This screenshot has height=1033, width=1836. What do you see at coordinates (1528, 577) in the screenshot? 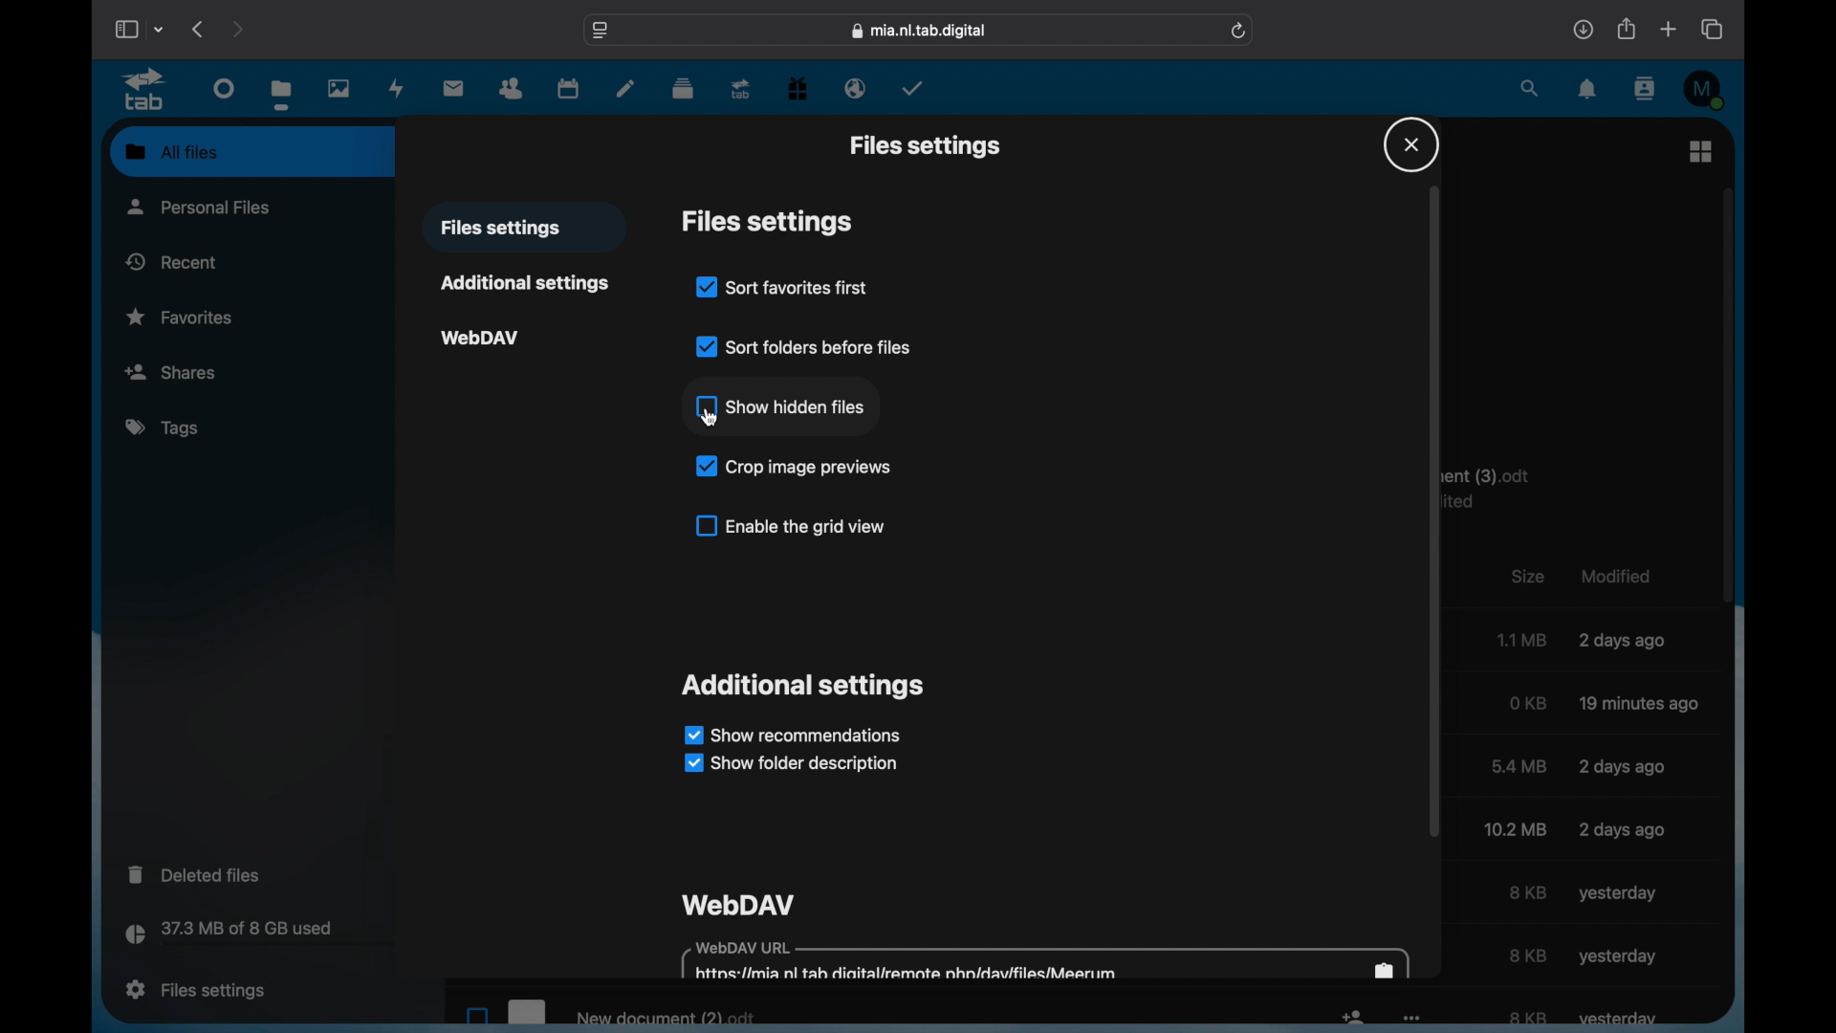
I see `size` at bounding box center [1528, 577].